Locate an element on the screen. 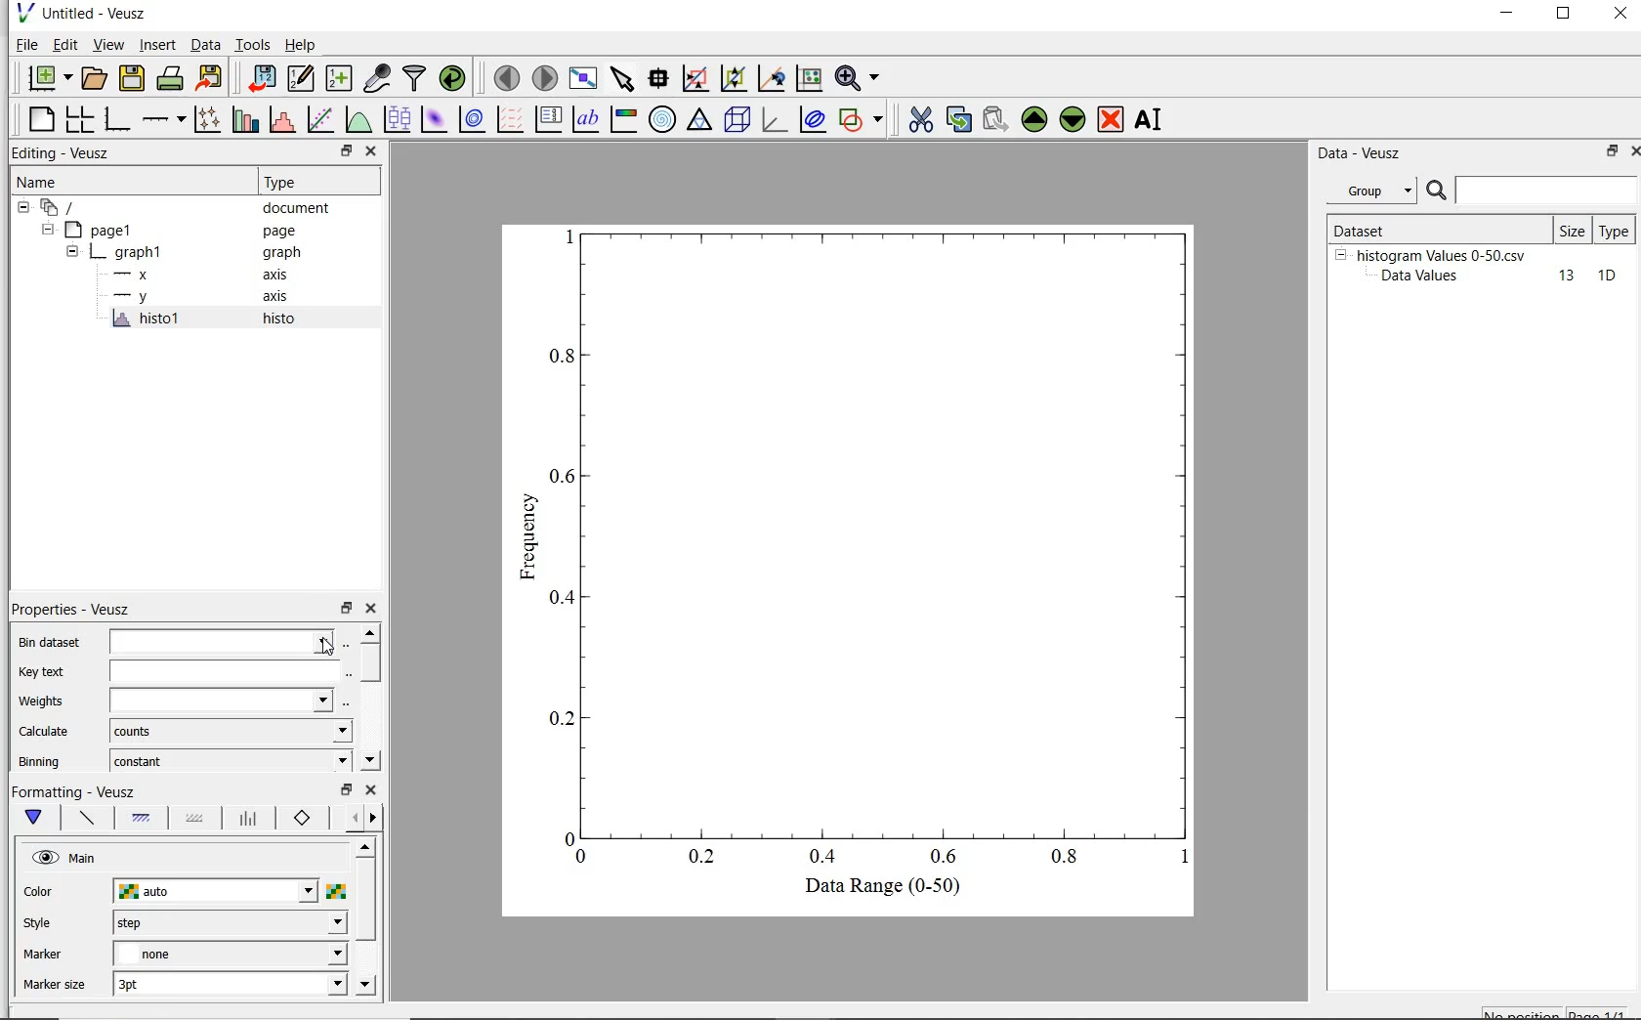 This screenshot has width=1641, height=1020. move up the selected widget is located at coordinates (1032, 120).